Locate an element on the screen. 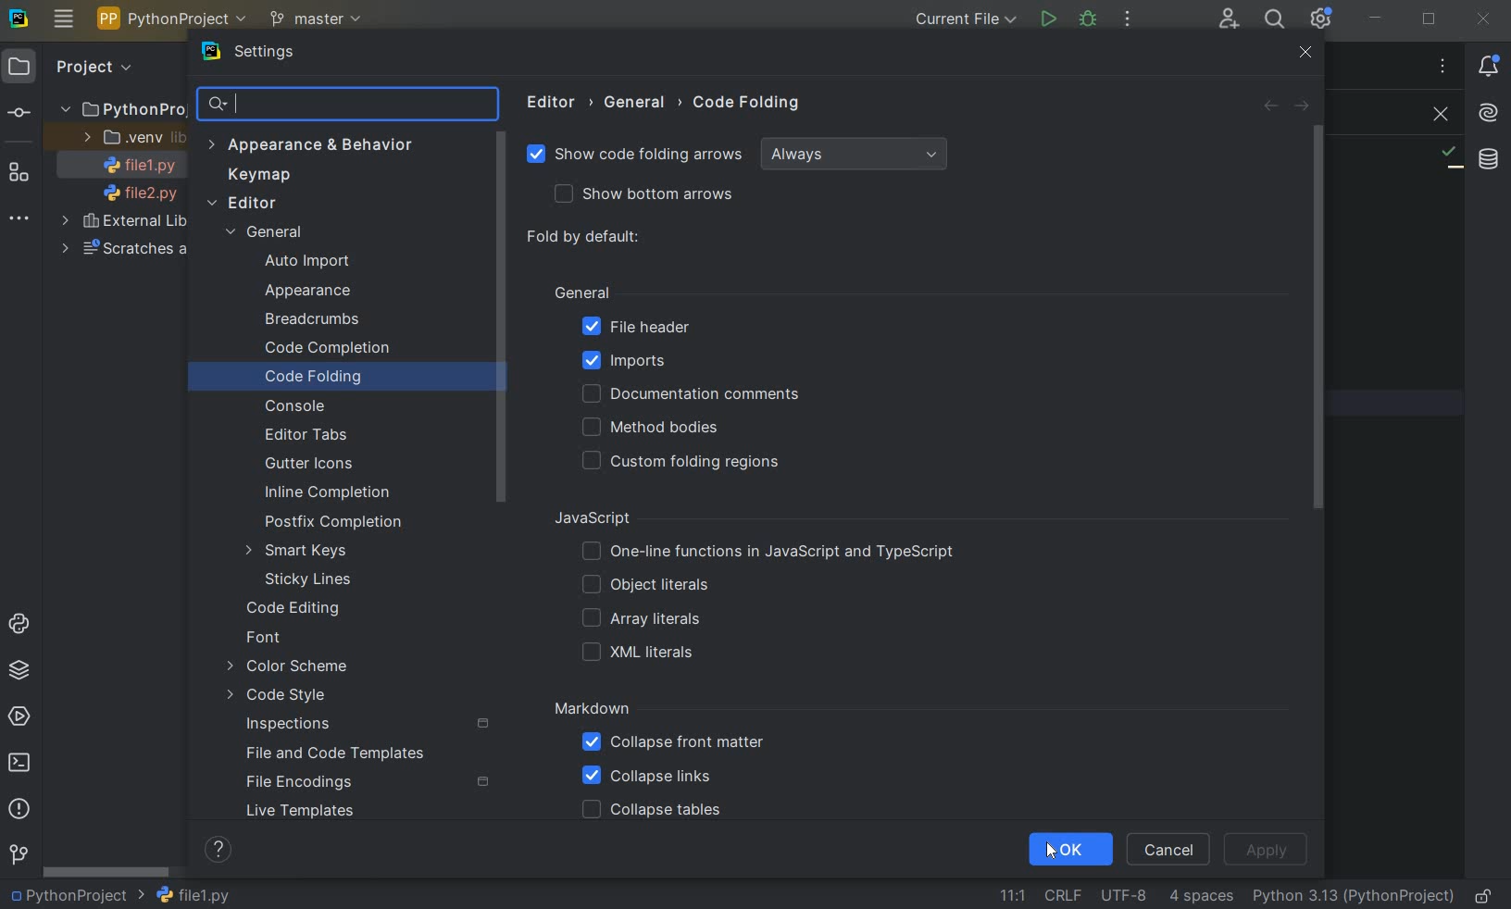 The height and width of the screenshot is (909, 1511). CURRENT INTERPRETER is located at coordinates (1353, 897).